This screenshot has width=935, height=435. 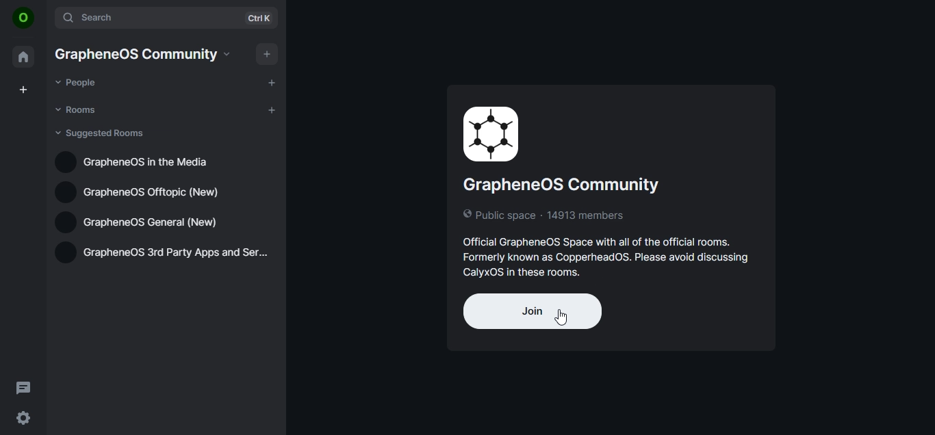 I want to click on GrapheneOS general, so click(x=138, y=222).